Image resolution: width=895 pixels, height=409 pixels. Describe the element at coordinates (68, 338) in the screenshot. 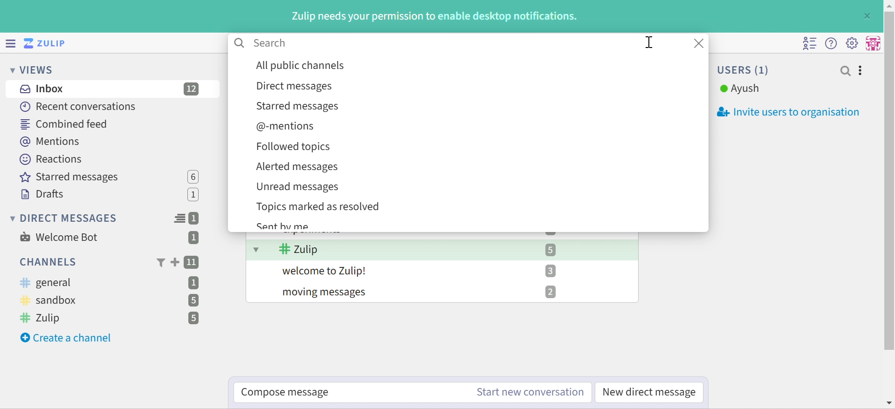

I see `Create a channel` at that location.